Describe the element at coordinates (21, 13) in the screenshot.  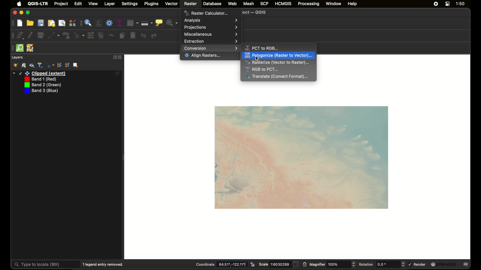
I see `minimize` at that location.